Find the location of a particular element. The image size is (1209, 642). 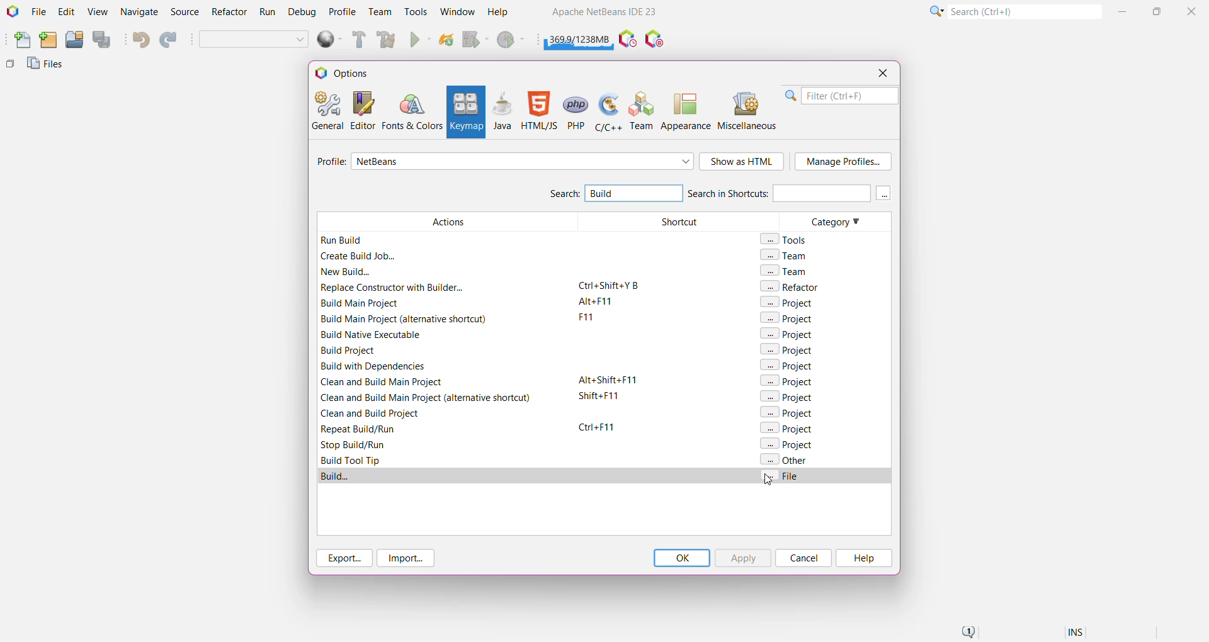

Appearance is located at coordinates (686, 111).